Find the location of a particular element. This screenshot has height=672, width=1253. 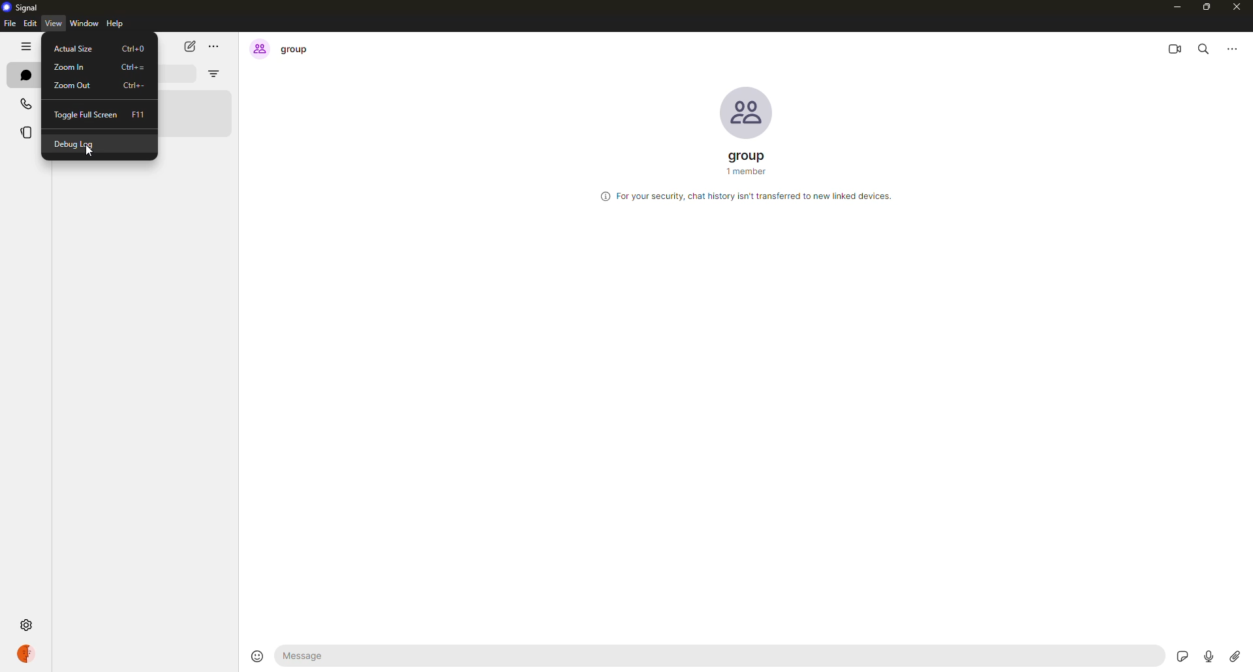

record is located at coordinates (1207, 655).